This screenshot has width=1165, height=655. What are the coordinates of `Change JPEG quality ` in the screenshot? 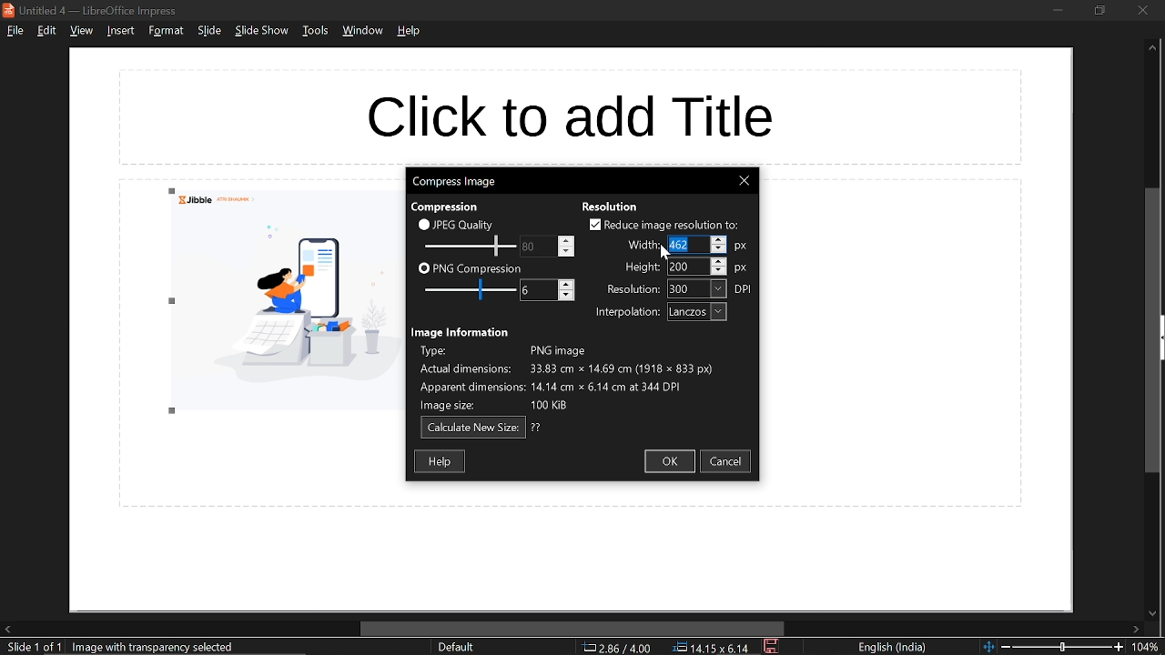 It's located at (470, 247).